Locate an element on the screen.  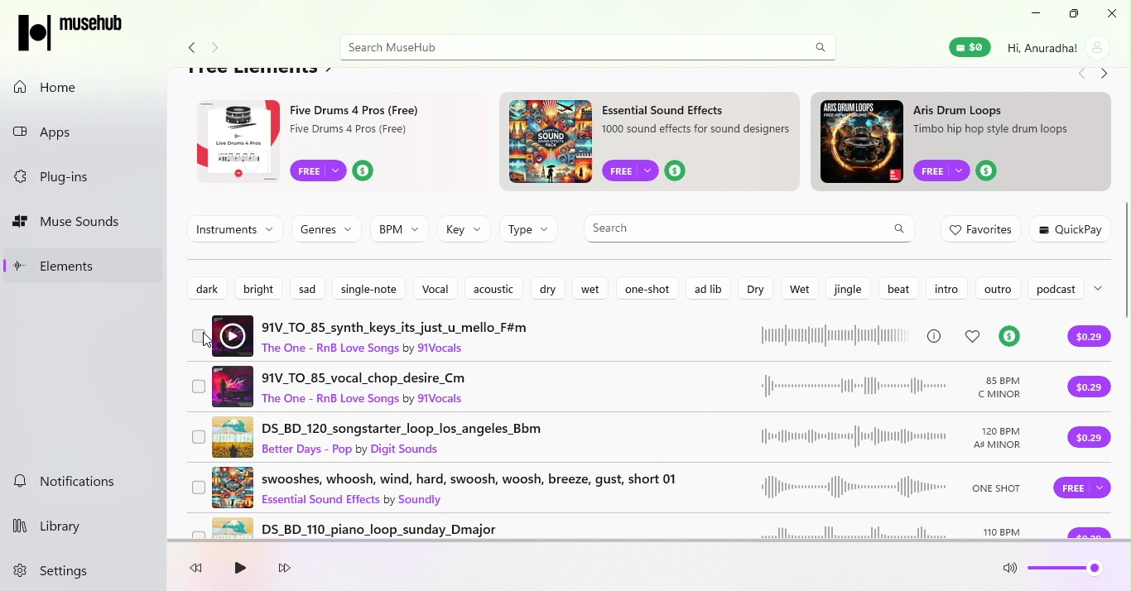
Elements is located at coordinates (84, 265).